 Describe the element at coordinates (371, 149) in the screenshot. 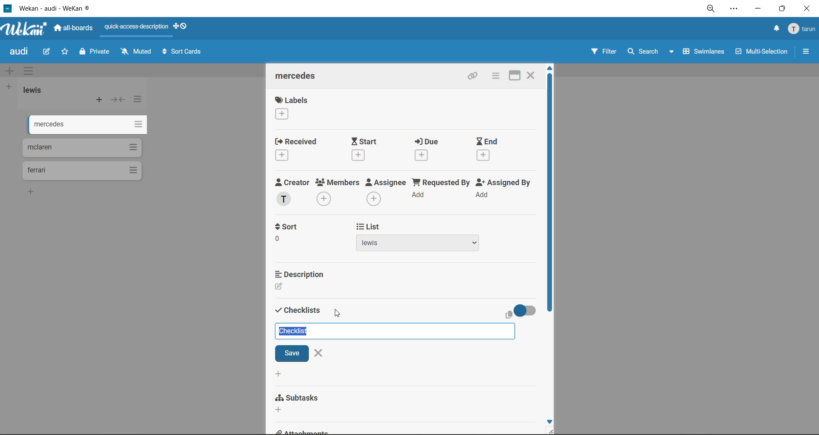

I see `start` at that location.